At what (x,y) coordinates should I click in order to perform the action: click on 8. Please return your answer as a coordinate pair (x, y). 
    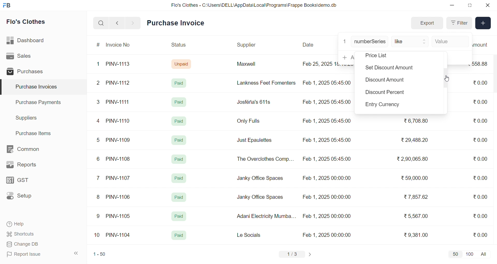
    Looking at the image, I should click on (98, 197).